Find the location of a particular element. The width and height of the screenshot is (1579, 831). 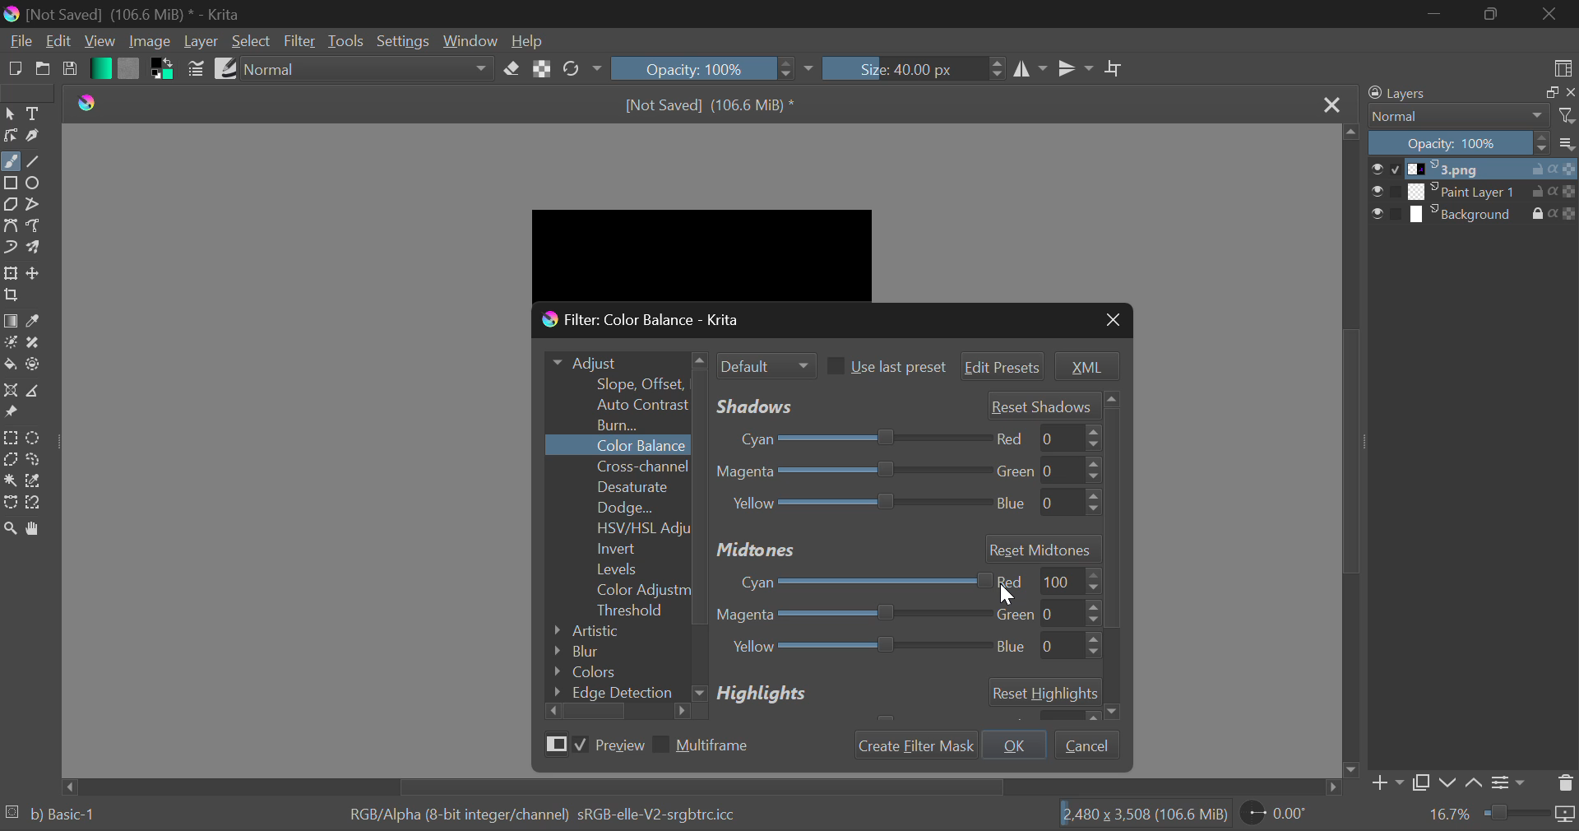

Crop is located at coordinates (1112, 67).